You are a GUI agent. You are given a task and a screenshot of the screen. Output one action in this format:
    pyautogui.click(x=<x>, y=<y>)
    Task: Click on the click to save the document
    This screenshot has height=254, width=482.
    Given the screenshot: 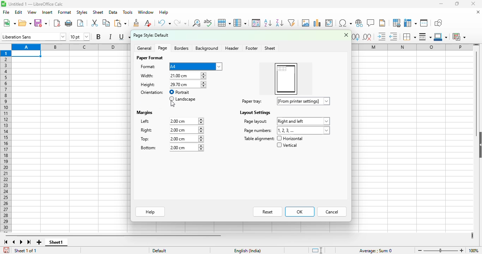 What is the action you would take?
    pyautogui.click(x=7, y=250)
    